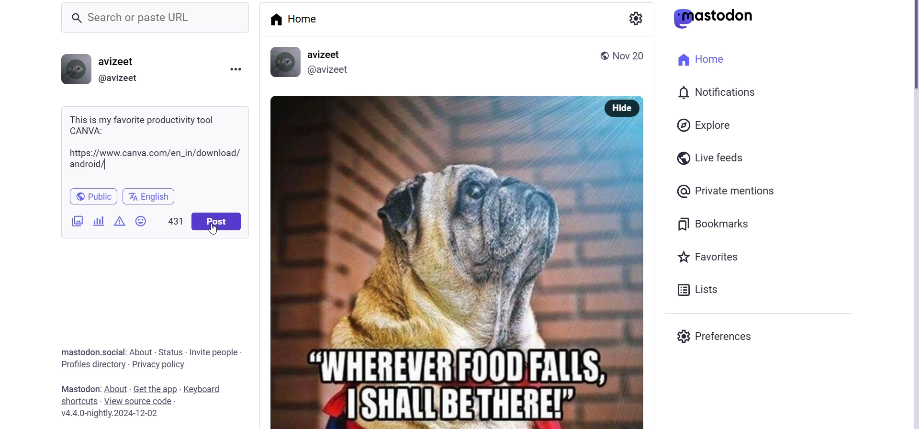 The width and height of the screenshot is (919, 429). Describe the element at coordinates (216, 222) in the screenshot. I see `post` at that location.